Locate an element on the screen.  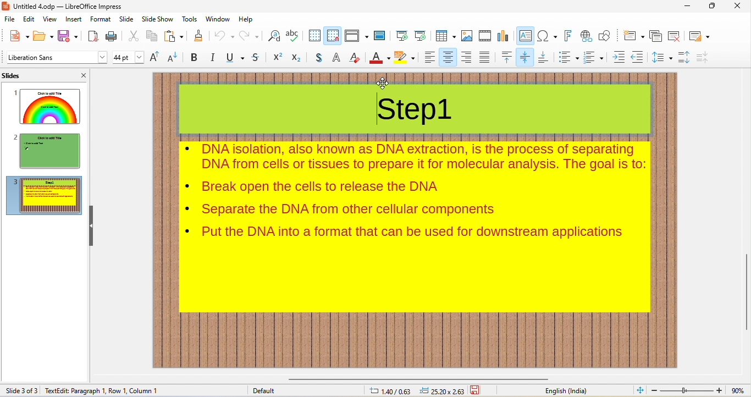
new slide is located at coordinates (634, 36).